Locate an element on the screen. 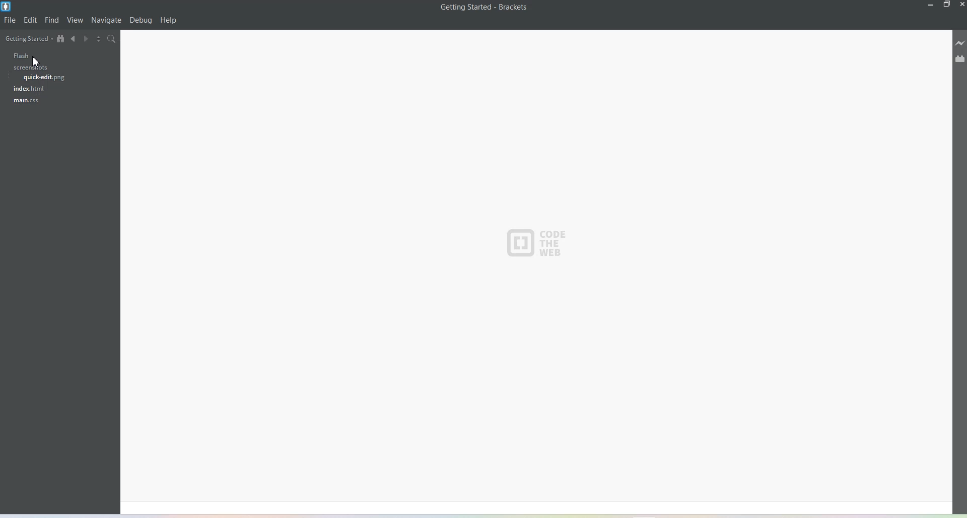 The image size is (967, 518). Help is located at coordinates (169, 21).